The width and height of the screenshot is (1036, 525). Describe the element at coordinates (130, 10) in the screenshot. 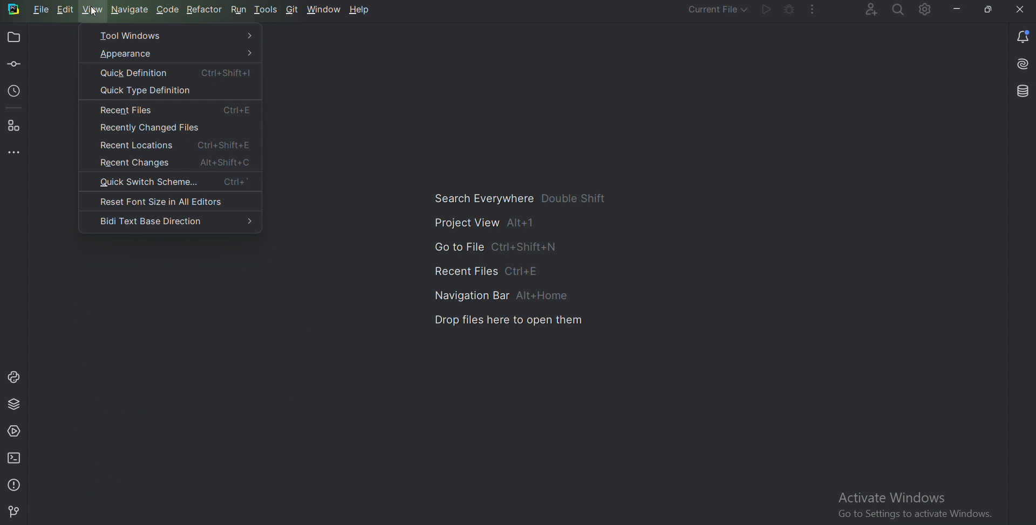

I see `Navigate` at that location.